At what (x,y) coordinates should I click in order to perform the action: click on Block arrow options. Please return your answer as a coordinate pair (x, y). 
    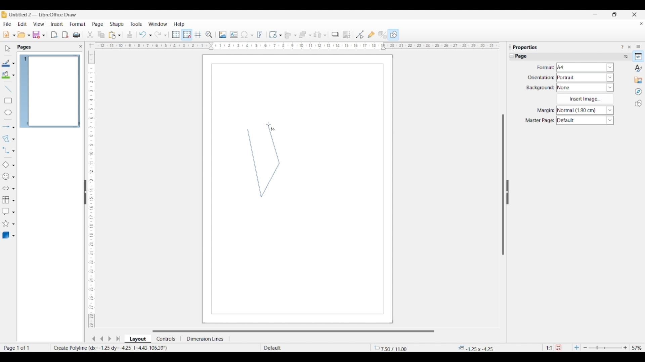
    Looking at the image, I should click on (13, 189).